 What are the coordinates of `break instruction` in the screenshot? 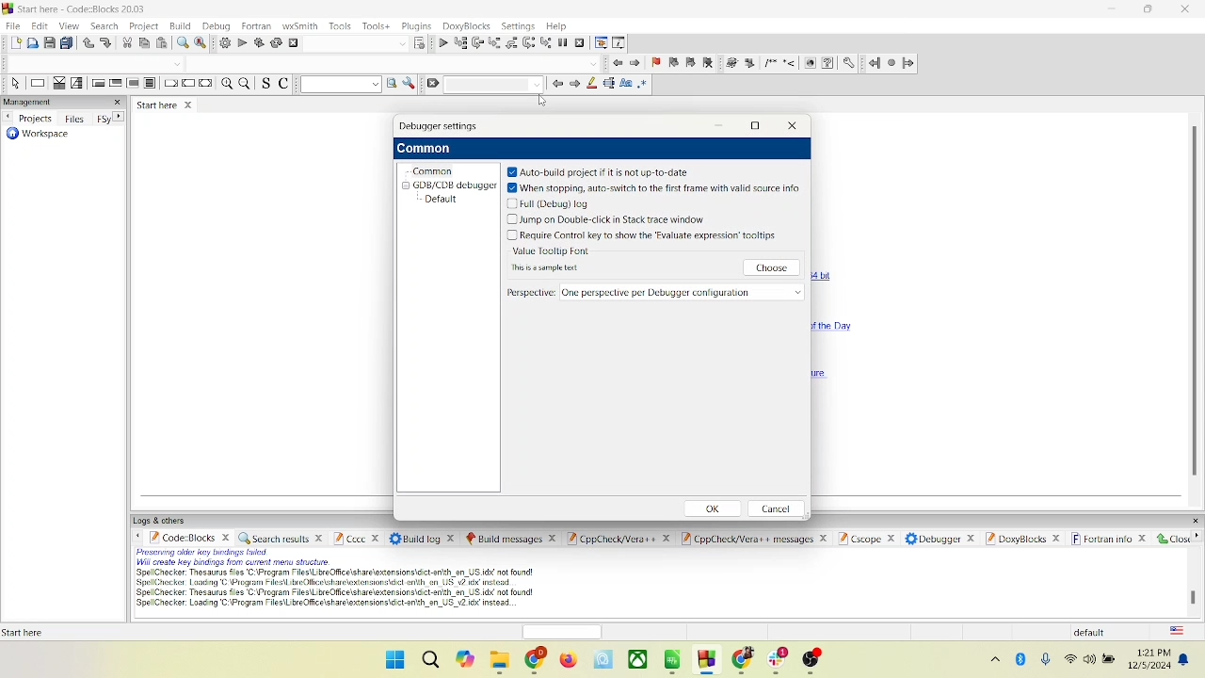 It's located at (170, 83).